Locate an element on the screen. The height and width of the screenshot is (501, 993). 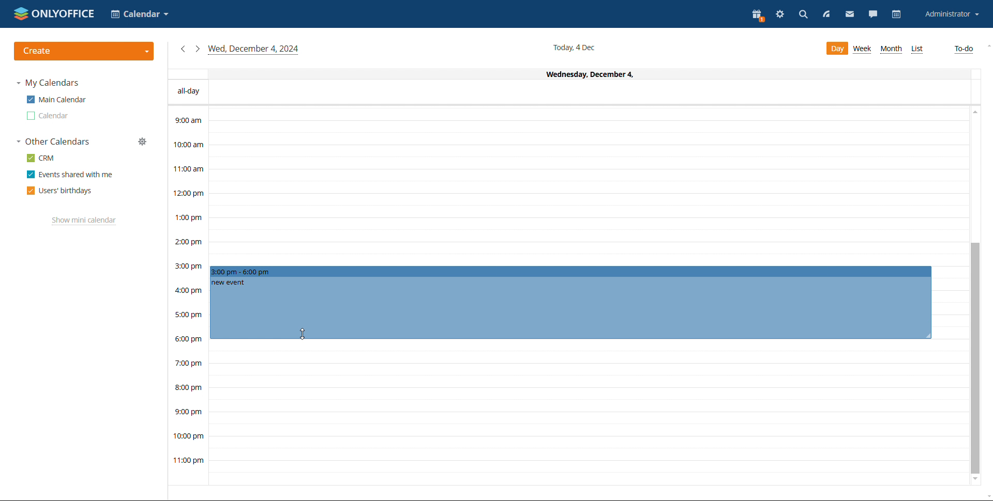
calendar is located at coordinates (48, 116).